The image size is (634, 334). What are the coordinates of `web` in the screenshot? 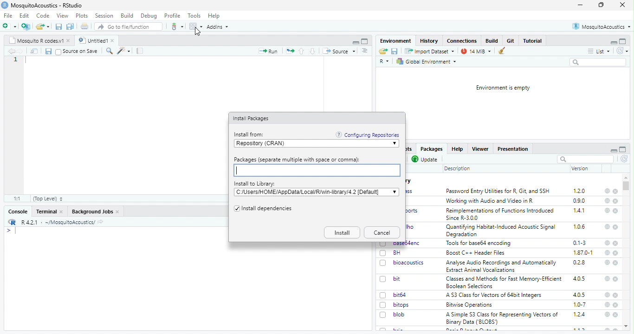 It's located at (608, 295).